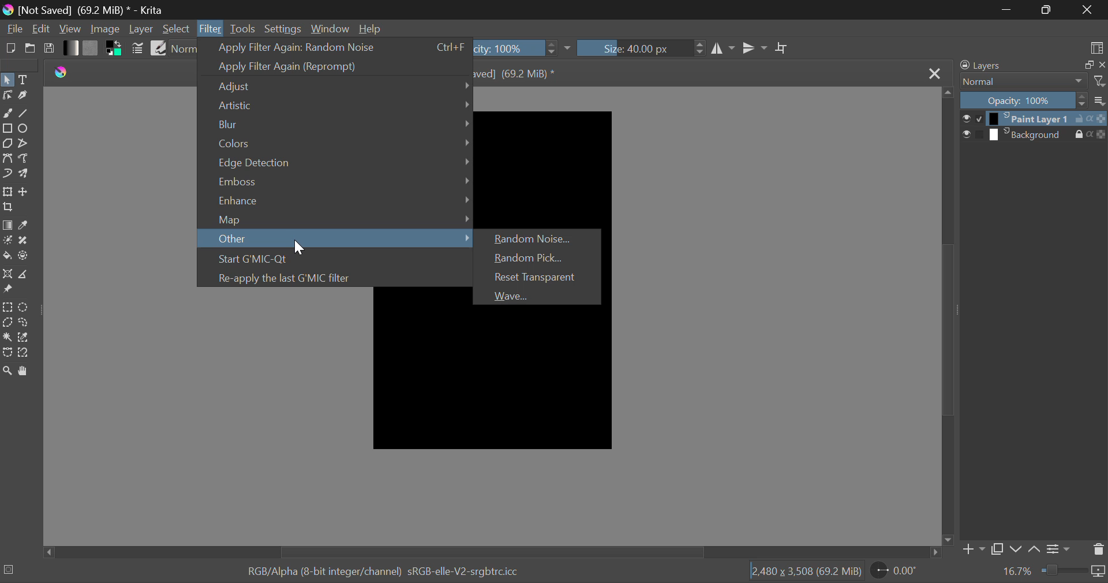 The image size is (1108, 583). Describe the element at coordinates (755, 47) in the screenshot. I see `Horizontal Mirror Flip` at that location.